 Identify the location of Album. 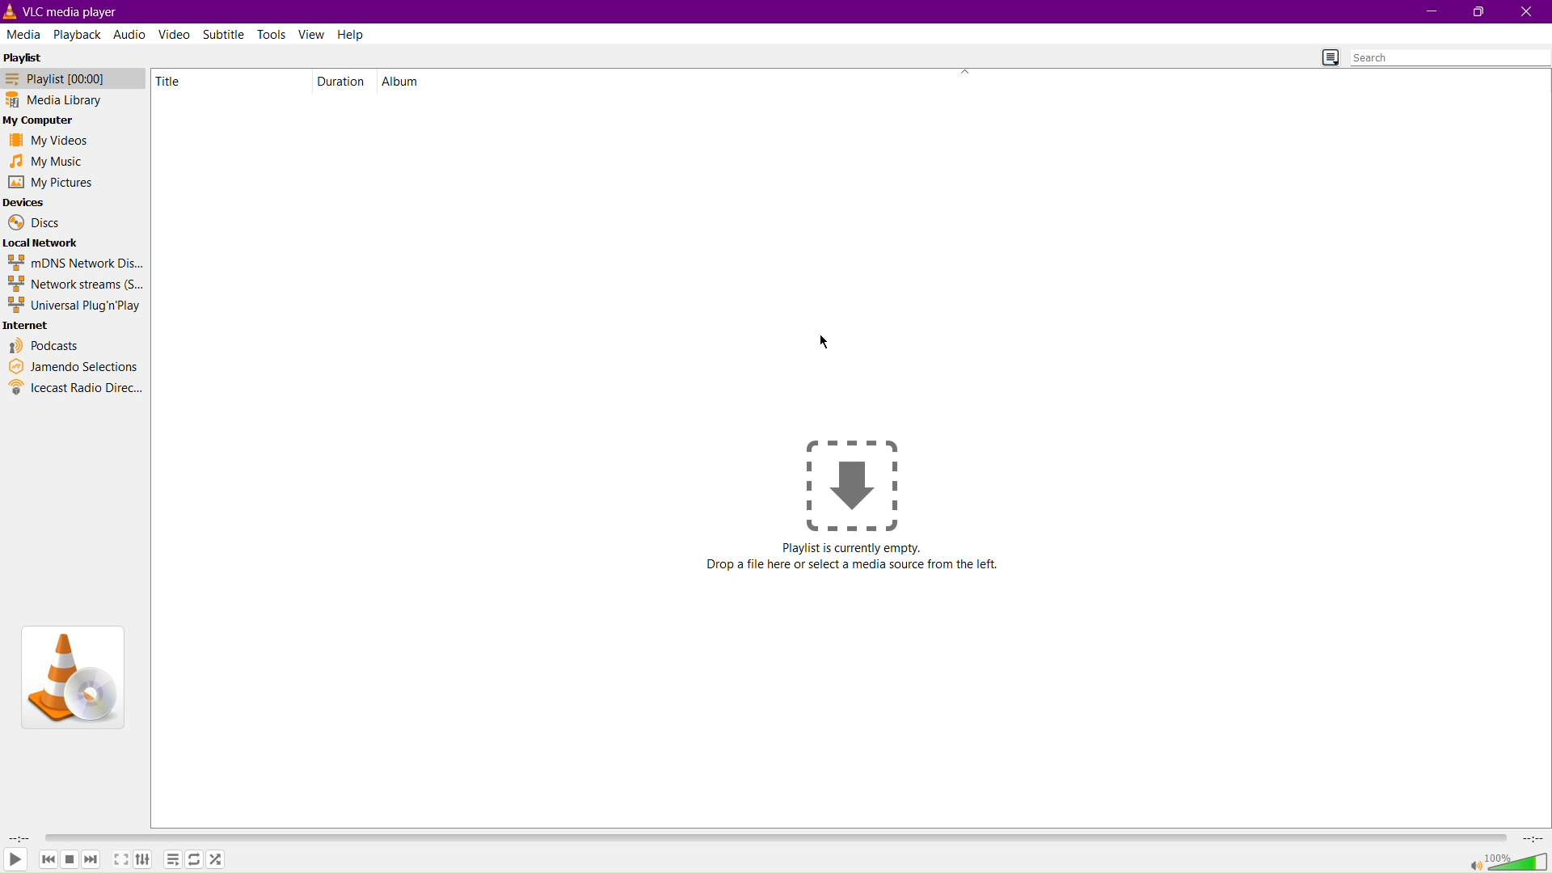
(405, 81).